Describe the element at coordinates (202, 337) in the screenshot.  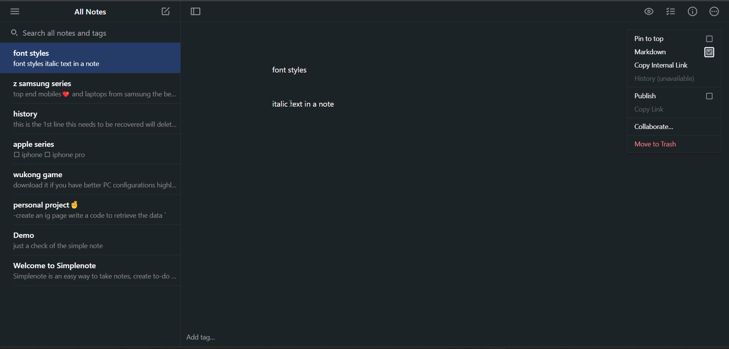
I see `add tag` at that location.